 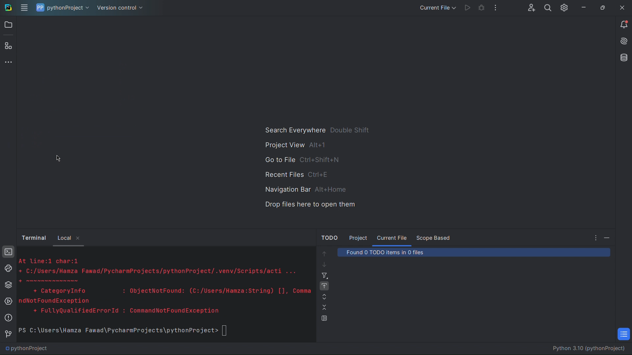 I want to click on Go to File ctrl+shift+n, so click(x=303, y=160).